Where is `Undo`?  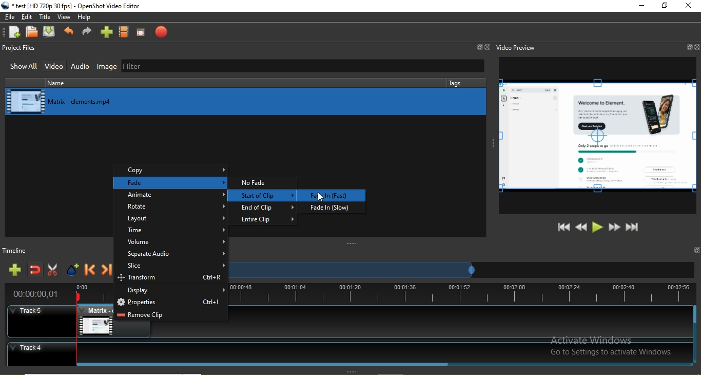 Undo is located at coordinates (70, 32).